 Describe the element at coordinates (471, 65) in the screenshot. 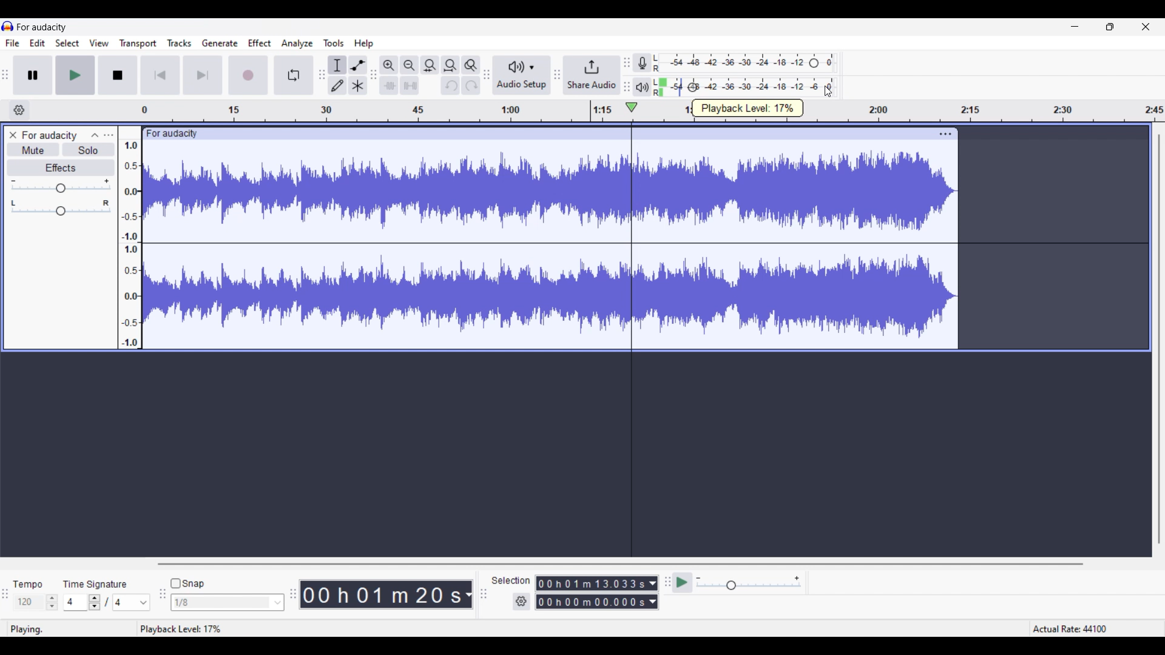

I see `Zoom toggle` at that location.